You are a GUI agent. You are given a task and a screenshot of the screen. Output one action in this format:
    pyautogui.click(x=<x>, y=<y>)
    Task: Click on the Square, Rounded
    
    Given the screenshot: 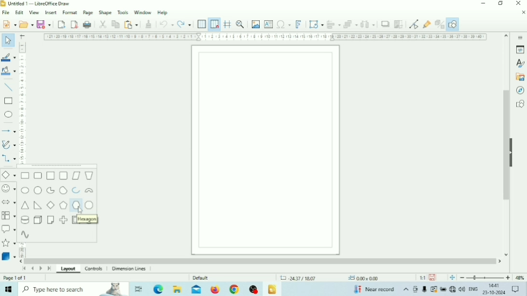 What is the action you would take?
    pyautogui.click(x=63, y=175)
    